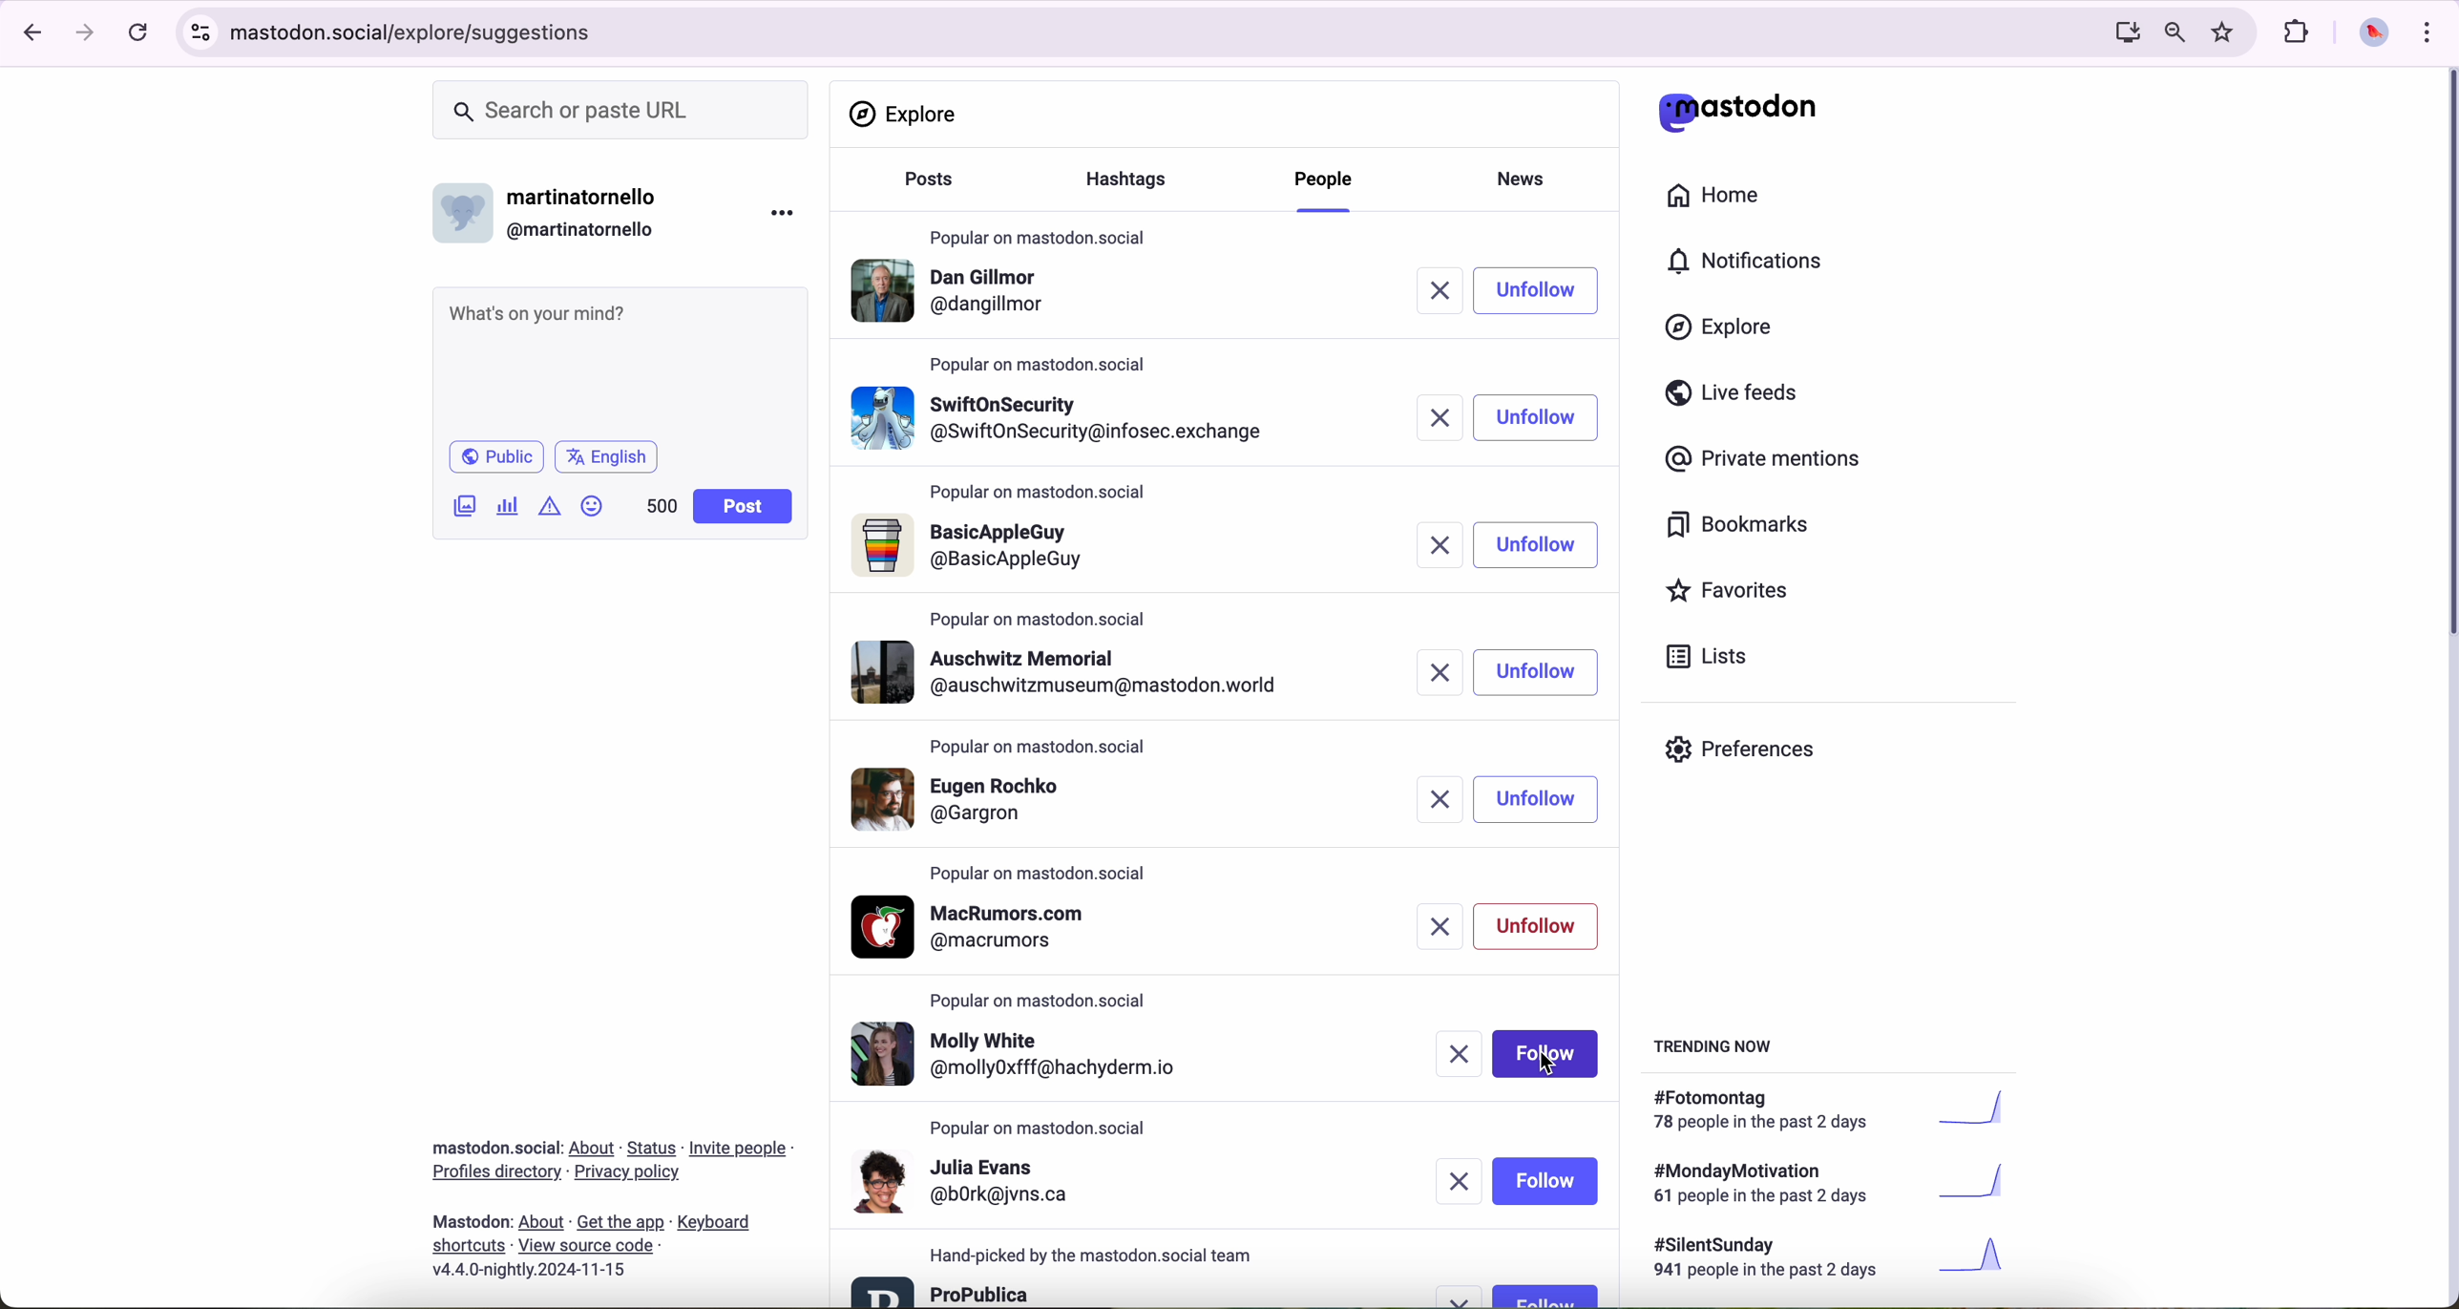 Image resolution: width=2459 pixels, height=1309 pixels. I want to click on cursor, so click(1552, 1066).